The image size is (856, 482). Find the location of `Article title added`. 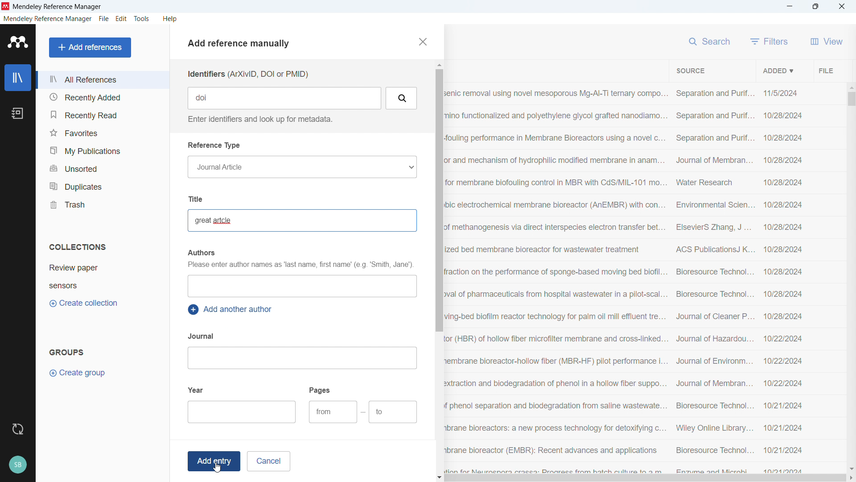

Article title added is located at coordinates (214, 220).